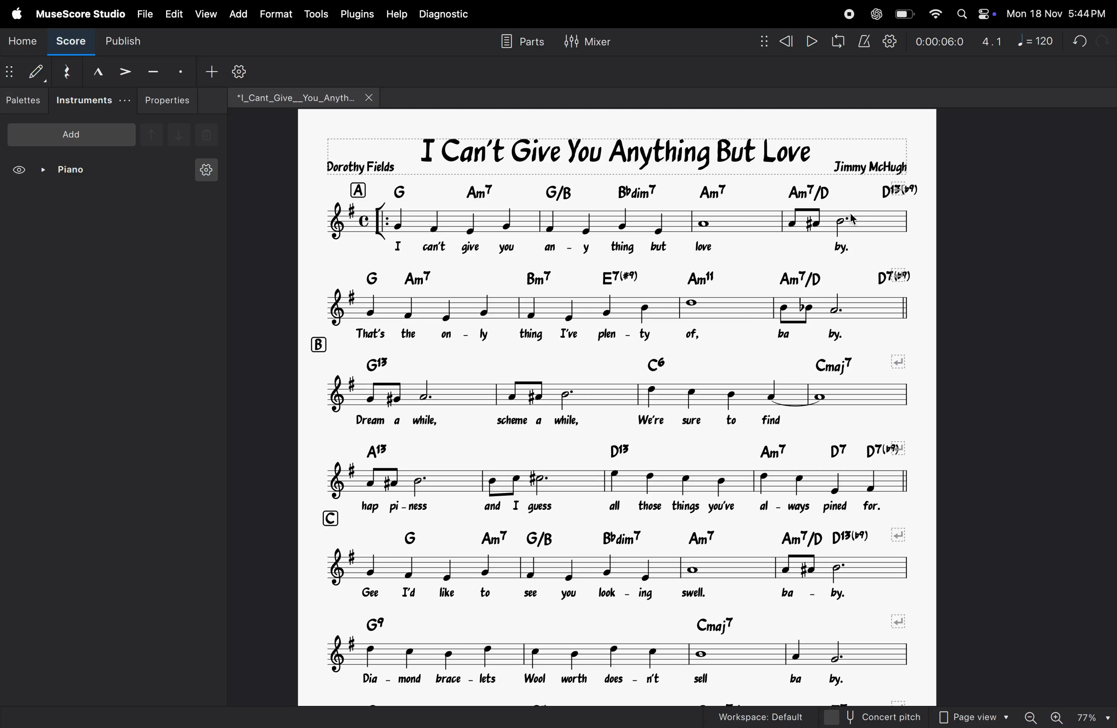  Describe the element at coordinates (812, 42) in the screenshot. I see `play` at that location.